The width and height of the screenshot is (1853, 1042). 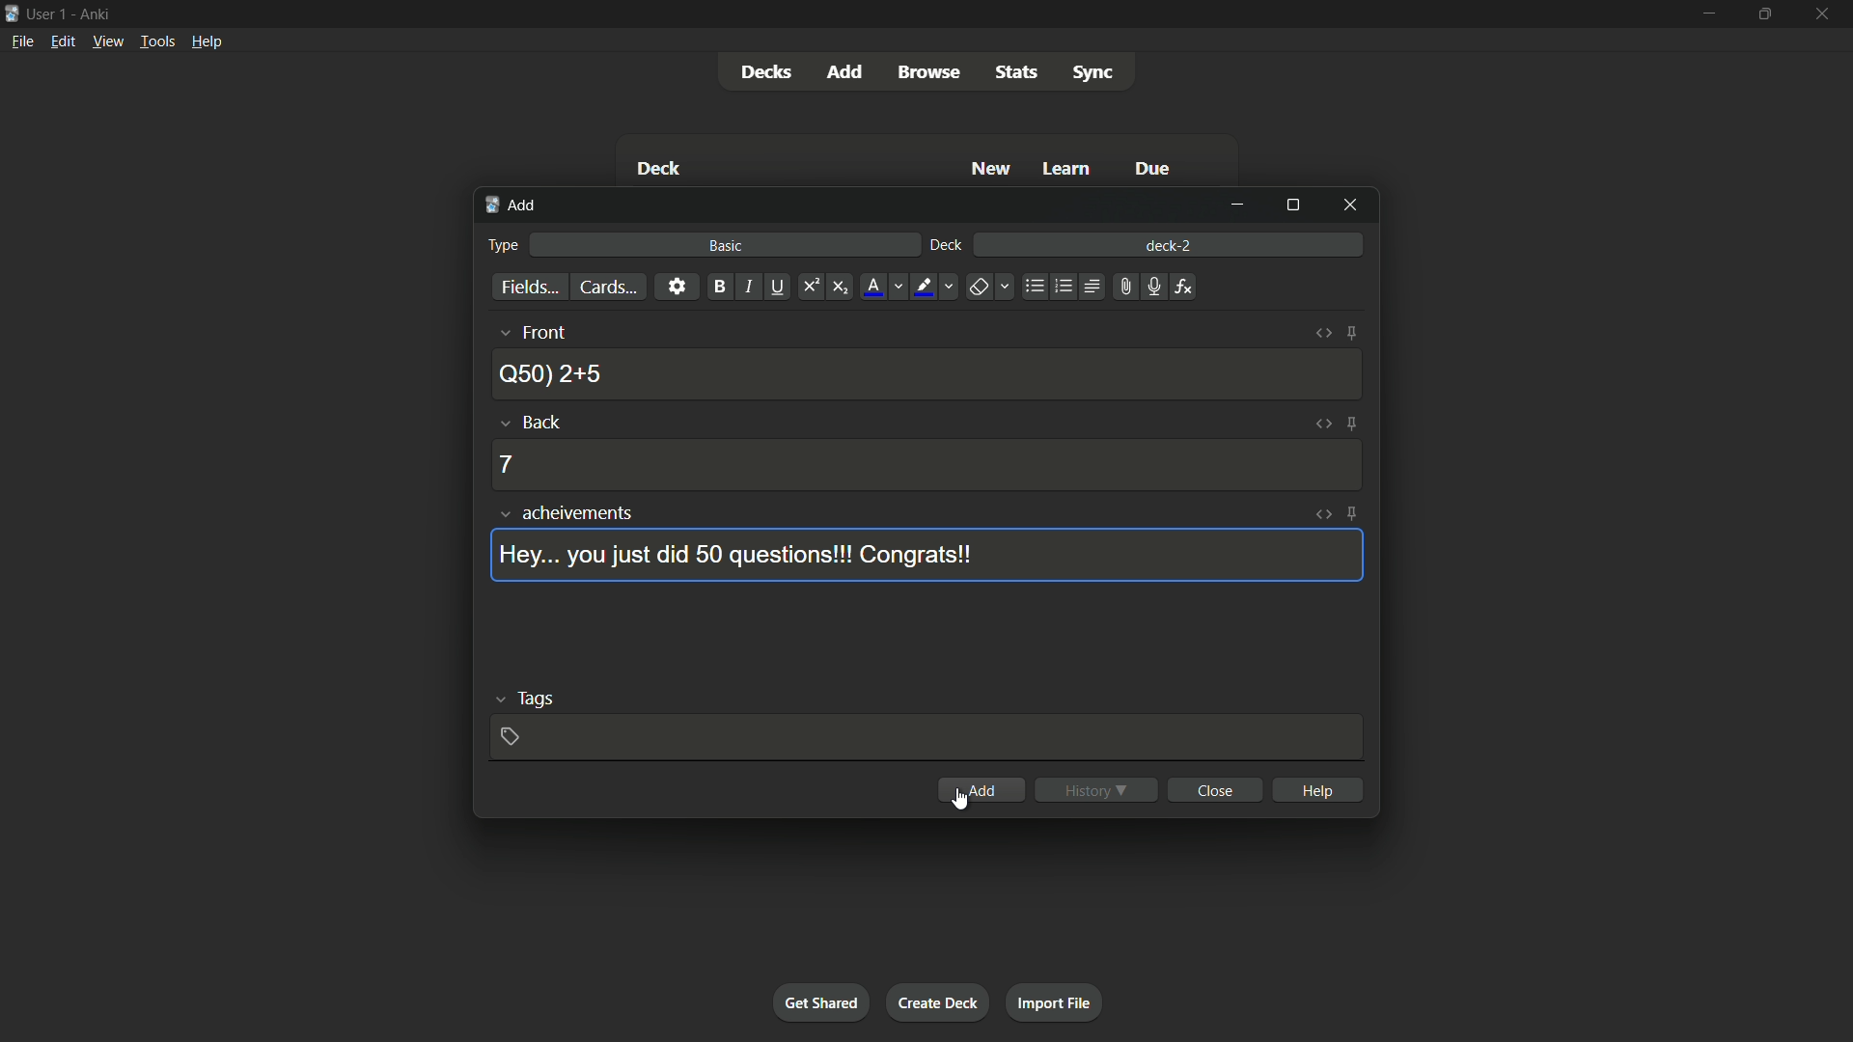 What do you see at coordinates (95, 14) in the screenshot?
I see `app name` at bounding box center [95, 14].